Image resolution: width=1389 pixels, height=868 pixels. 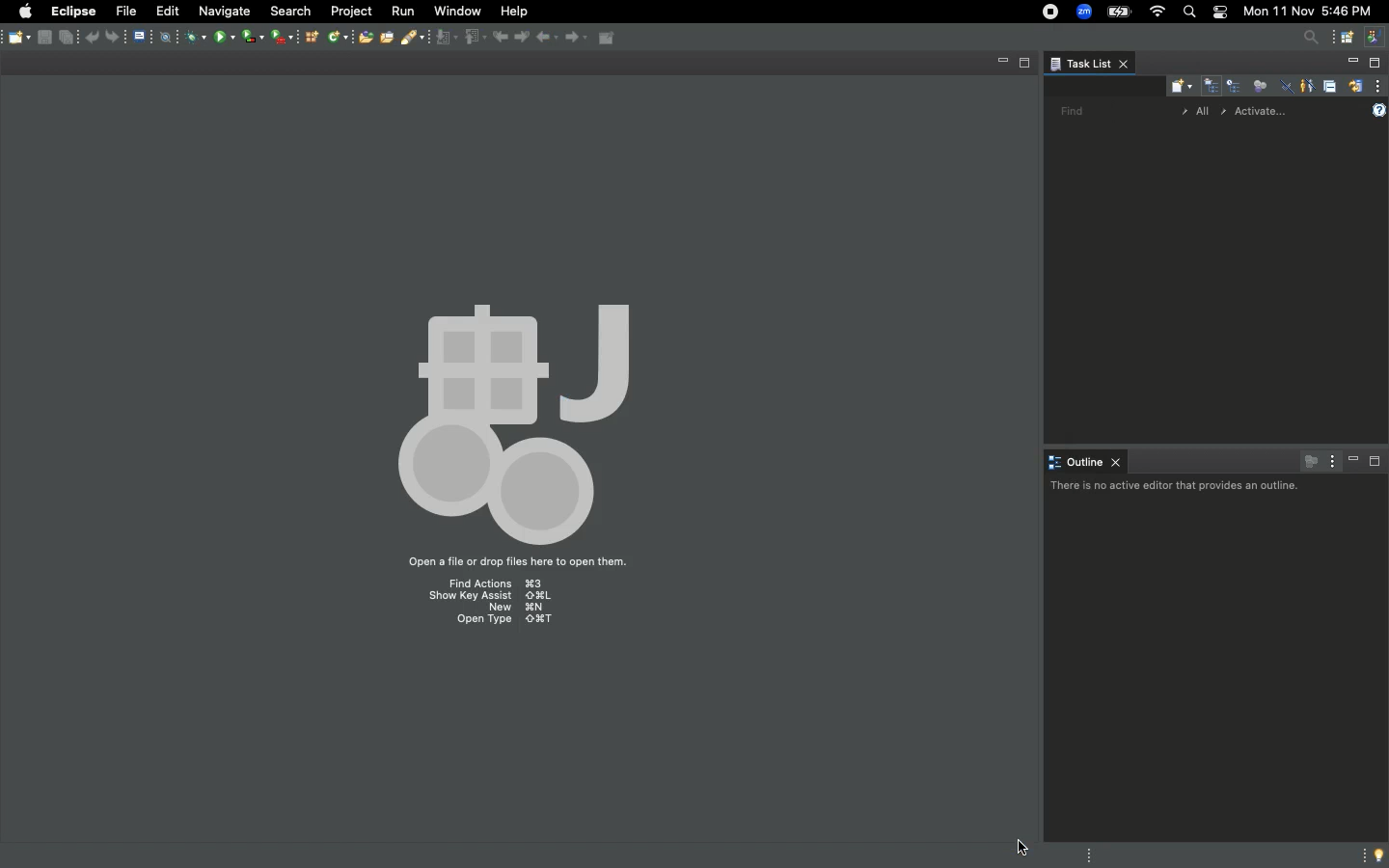 I want to click on minimize, so click(x=1003, y=61).